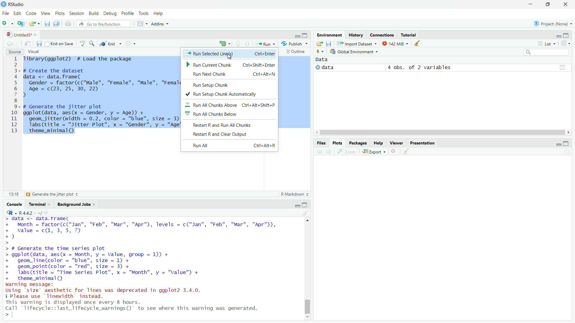 The image size is (575, 323). I want to click on export, so click(375, 152).